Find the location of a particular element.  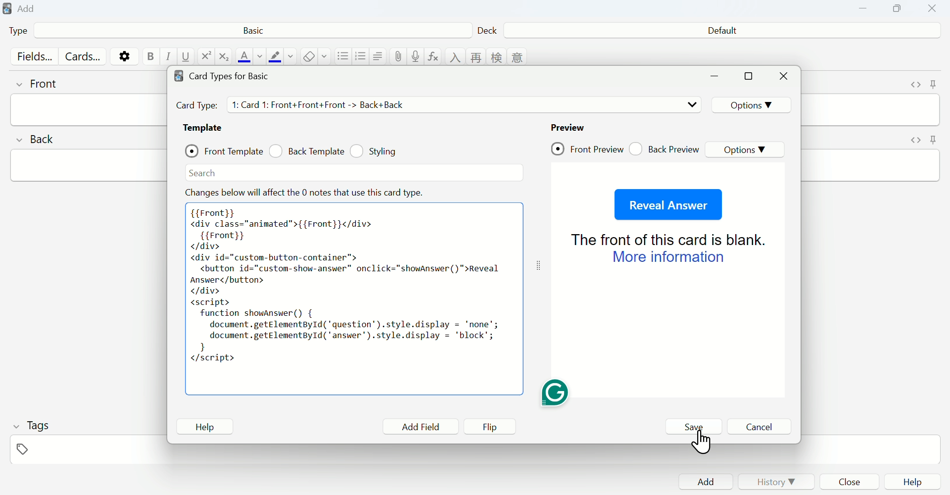

underline text is located at coordinates (186, 56).